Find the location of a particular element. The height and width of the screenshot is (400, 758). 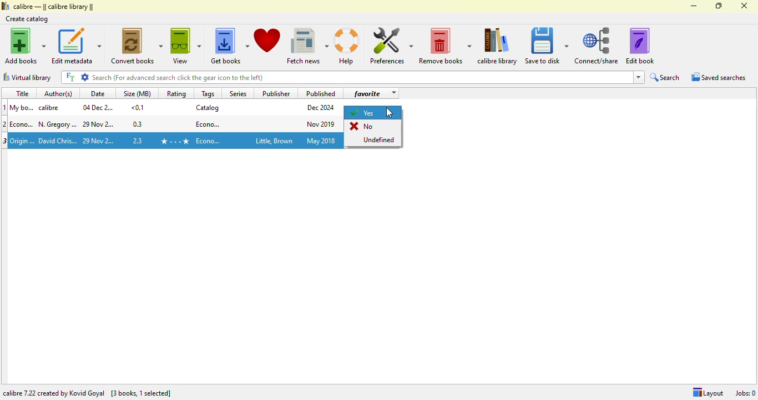

tags is located at coordinates (208, 93).